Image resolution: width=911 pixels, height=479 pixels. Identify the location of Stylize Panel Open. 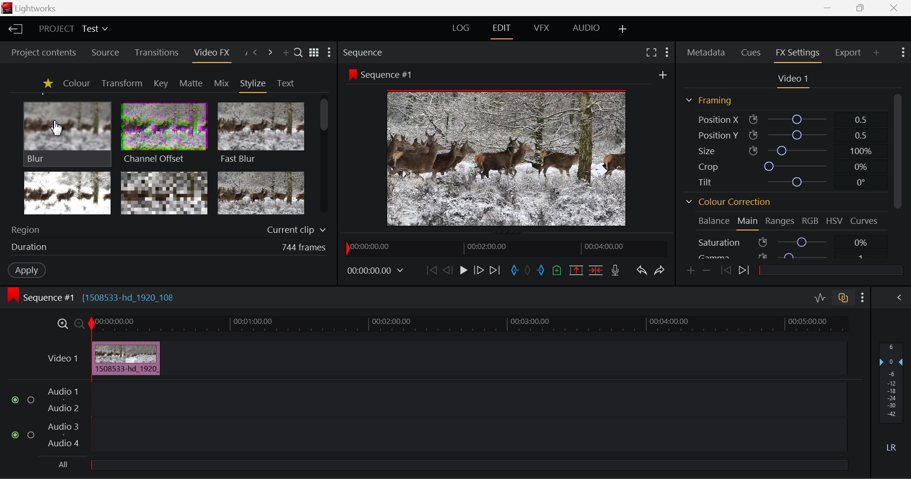
(253, 83).